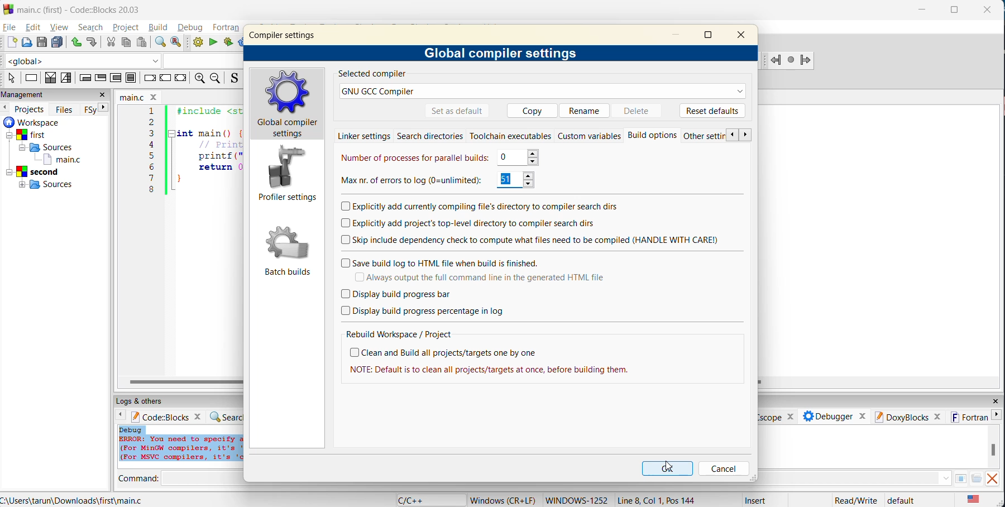  Describe the element at coordinates (215, 78) in the screenshot. I see `zoom out` at that location.